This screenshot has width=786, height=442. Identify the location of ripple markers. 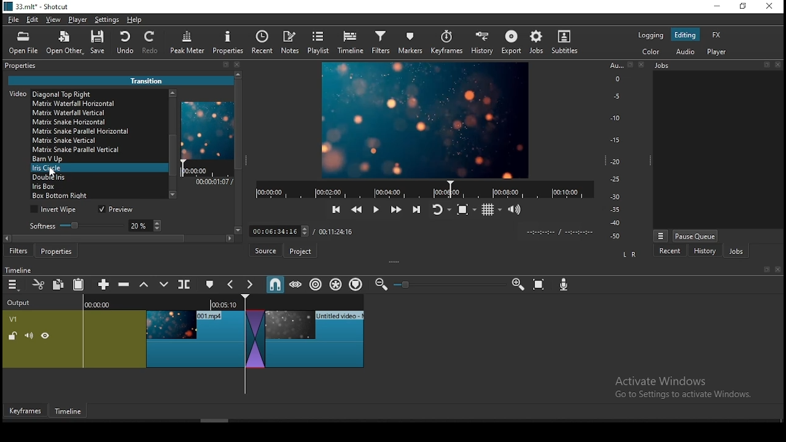
(356, 284).